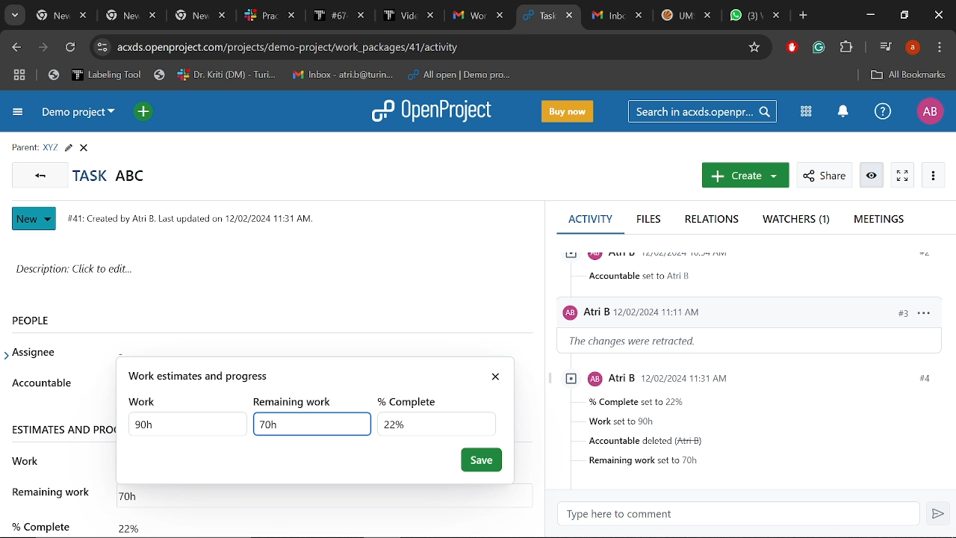  I want to click on Others tabs, so click(271, 16).